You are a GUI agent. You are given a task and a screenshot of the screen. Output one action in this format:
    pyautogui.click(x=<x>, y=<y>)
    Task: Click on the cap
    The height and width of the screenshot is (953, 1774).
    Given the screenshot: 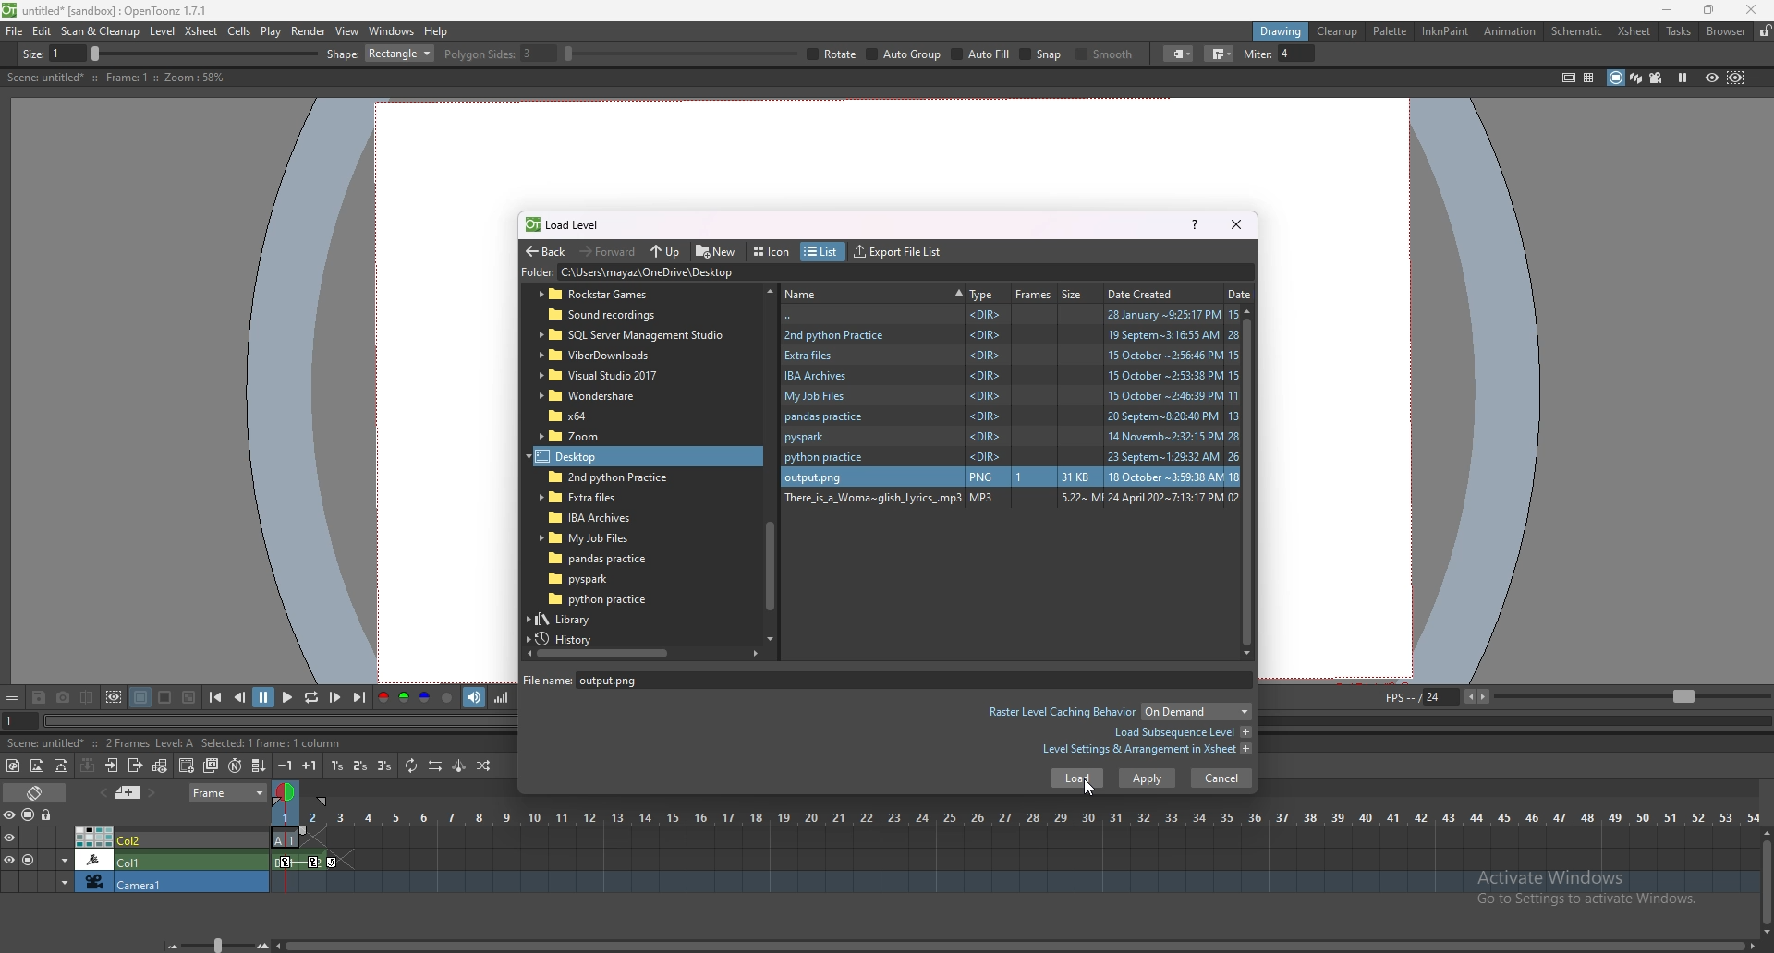 What is the action you would take?
    pyautogui.click(x=1501, y=54)
    